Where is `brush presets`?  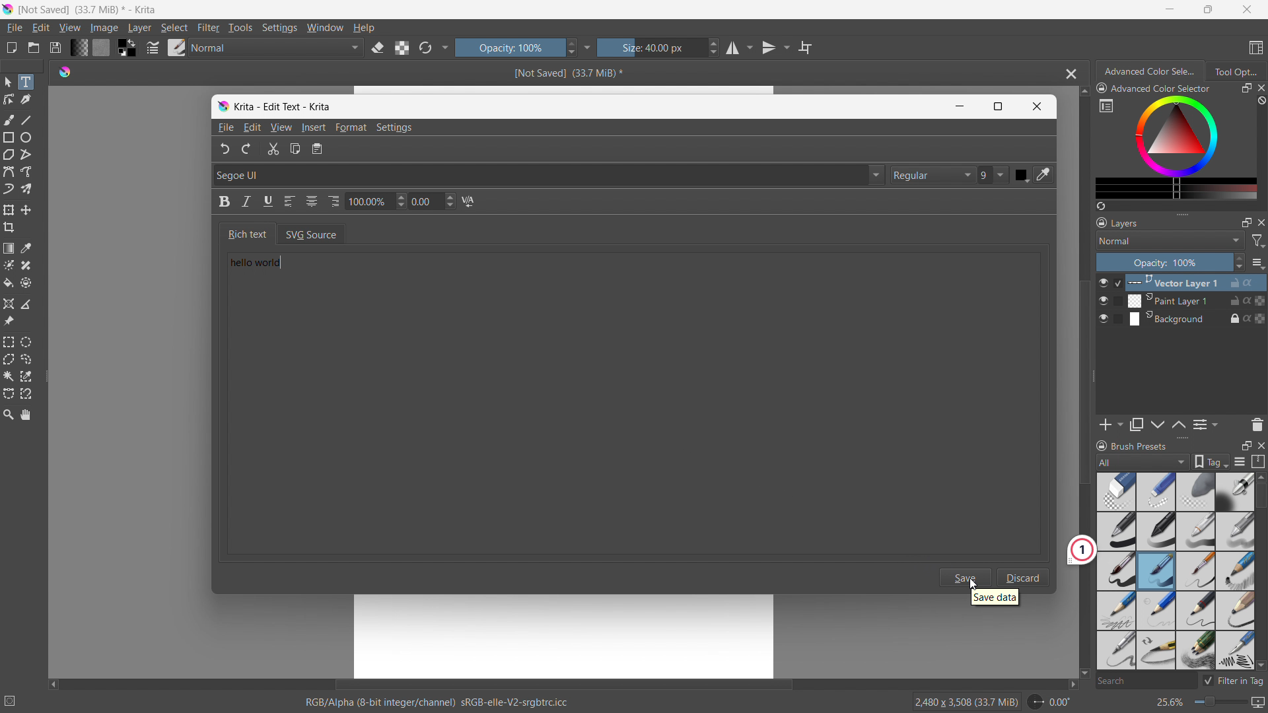 brush presets is located at coordinates (177, 47).